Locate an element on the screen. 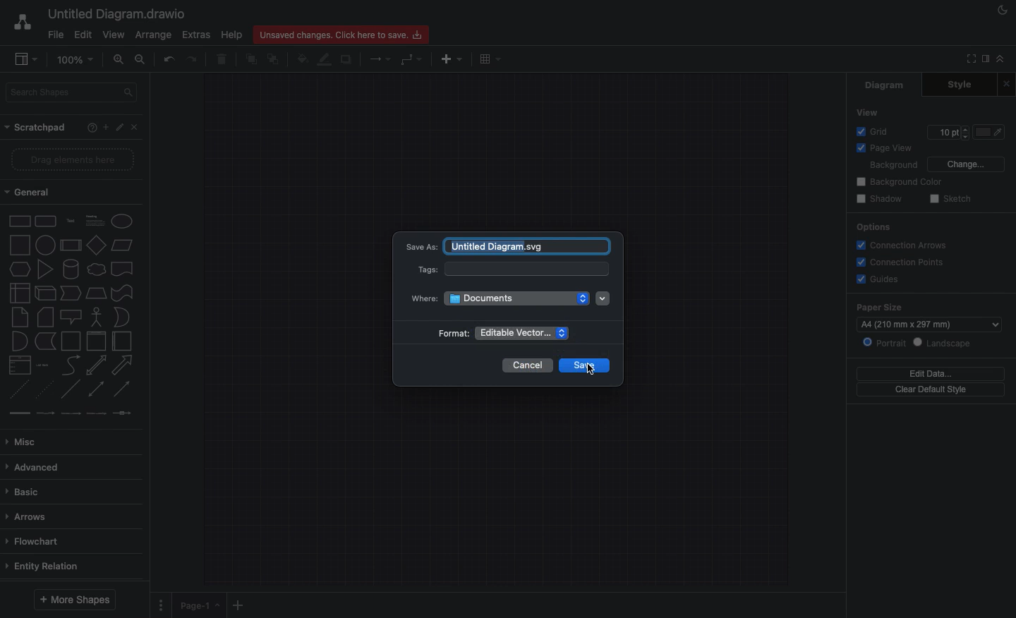  Advanced is located at coordinates (35, 468).